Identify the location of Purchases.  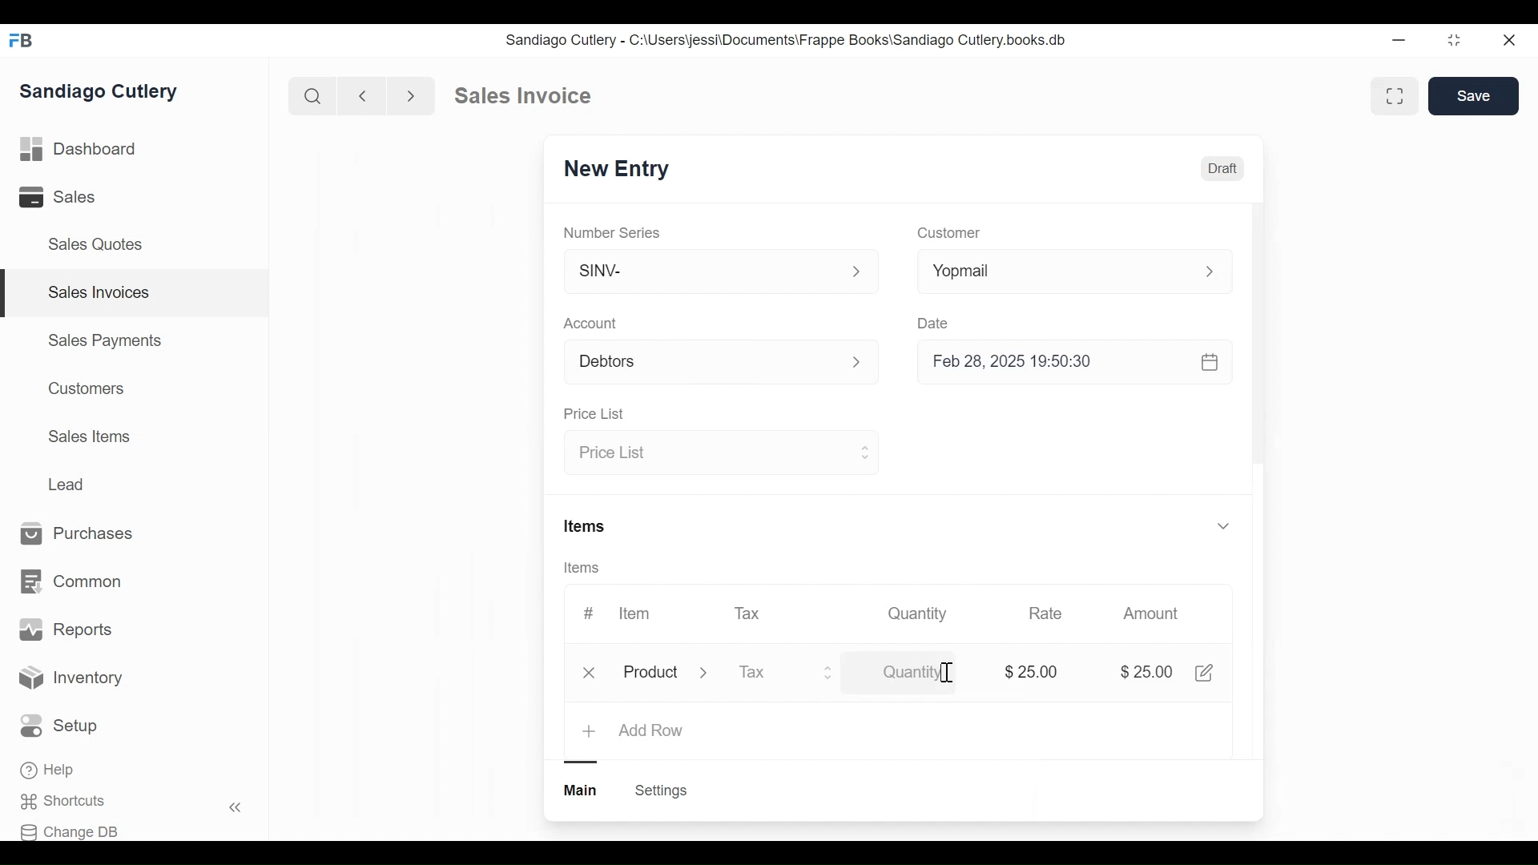
(85, 534).